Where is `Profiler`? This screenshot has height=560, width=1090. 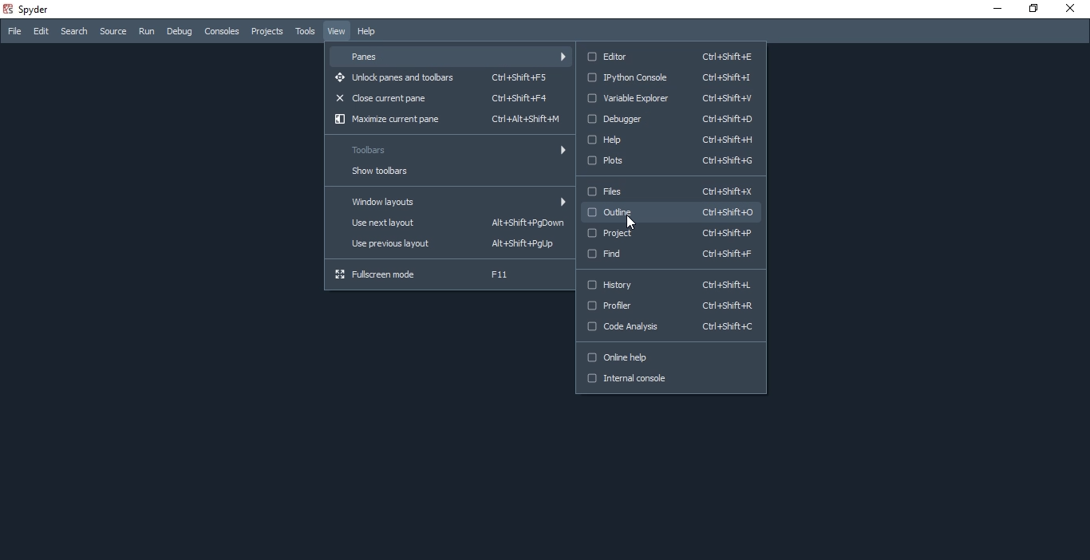 Profiler is located at coordinates (669, 306).